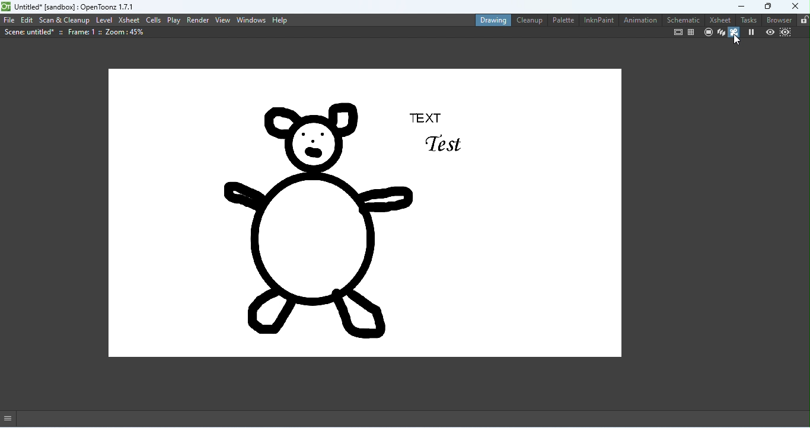  I want to click on field guide, so click(691, 32).